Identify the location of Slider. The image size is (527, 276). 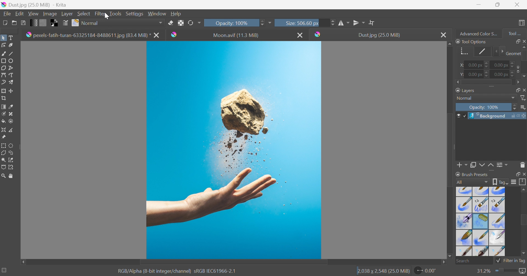
(487, 74).